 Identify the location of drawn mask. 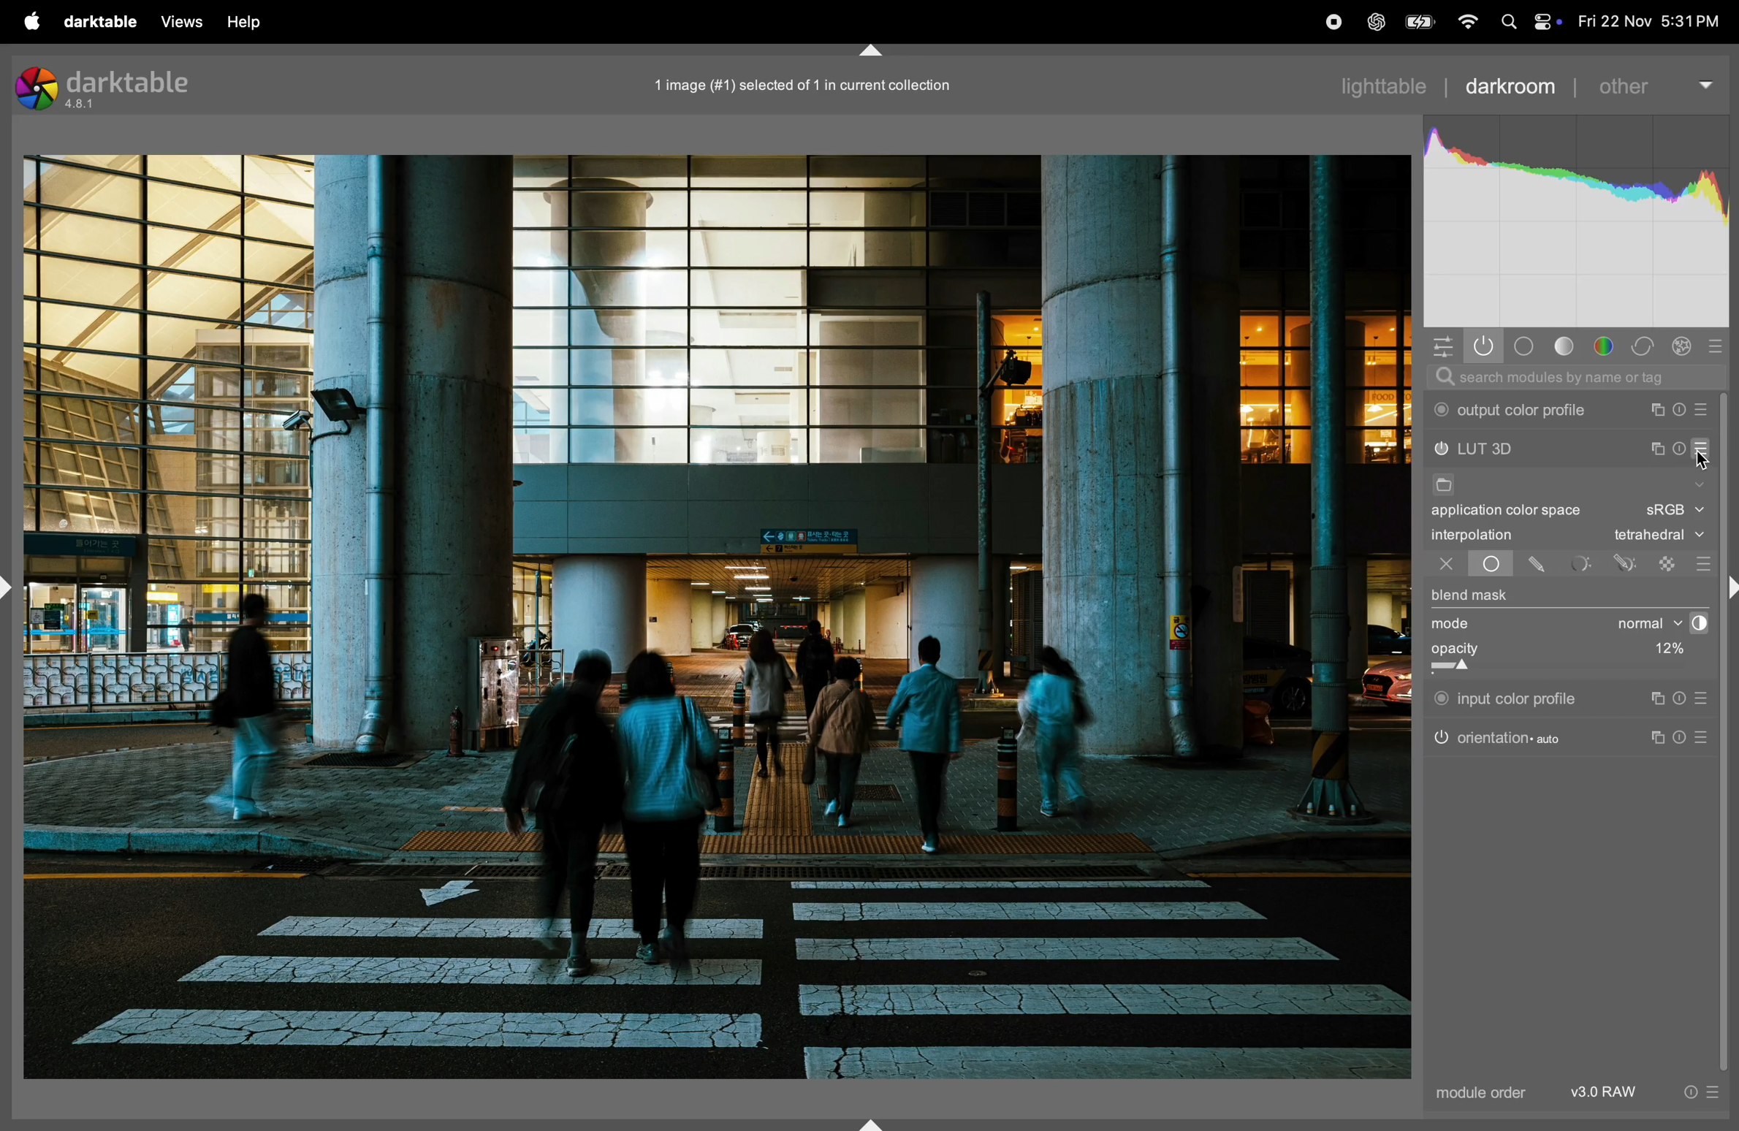
(1540, 565).